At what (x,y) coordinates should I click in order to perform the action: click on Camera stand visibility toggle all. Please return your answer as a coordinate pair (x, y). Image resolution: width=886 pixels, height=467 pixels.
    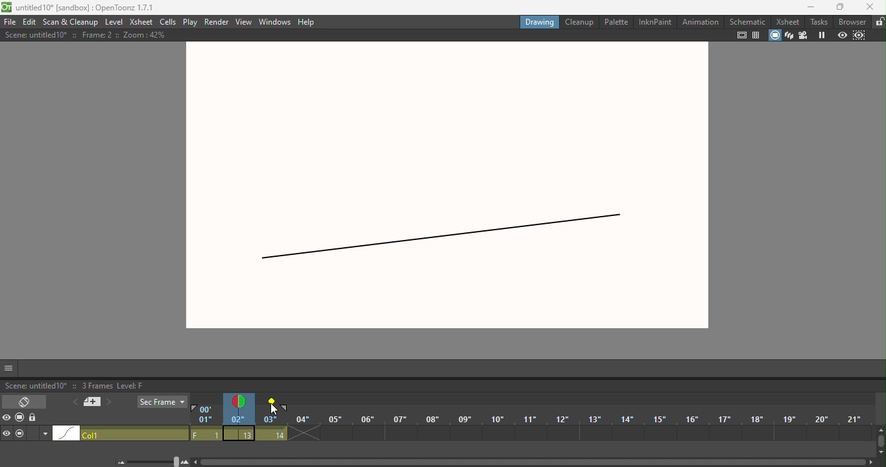
    Looking at the image, I should click on (19, 418).